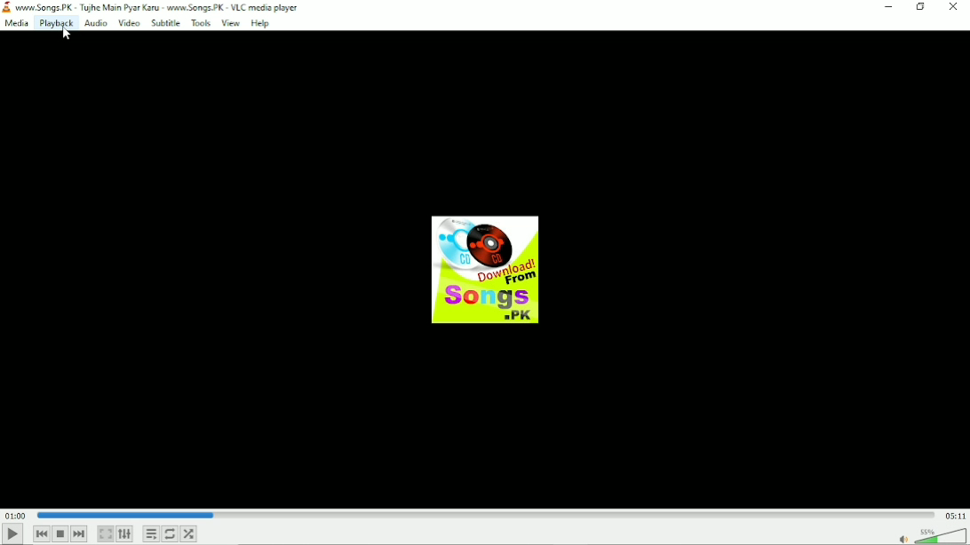 The image size is (970, 545). Describe the element at coordinates (56, 23) in the screenshot. I see `Playback` at that location.